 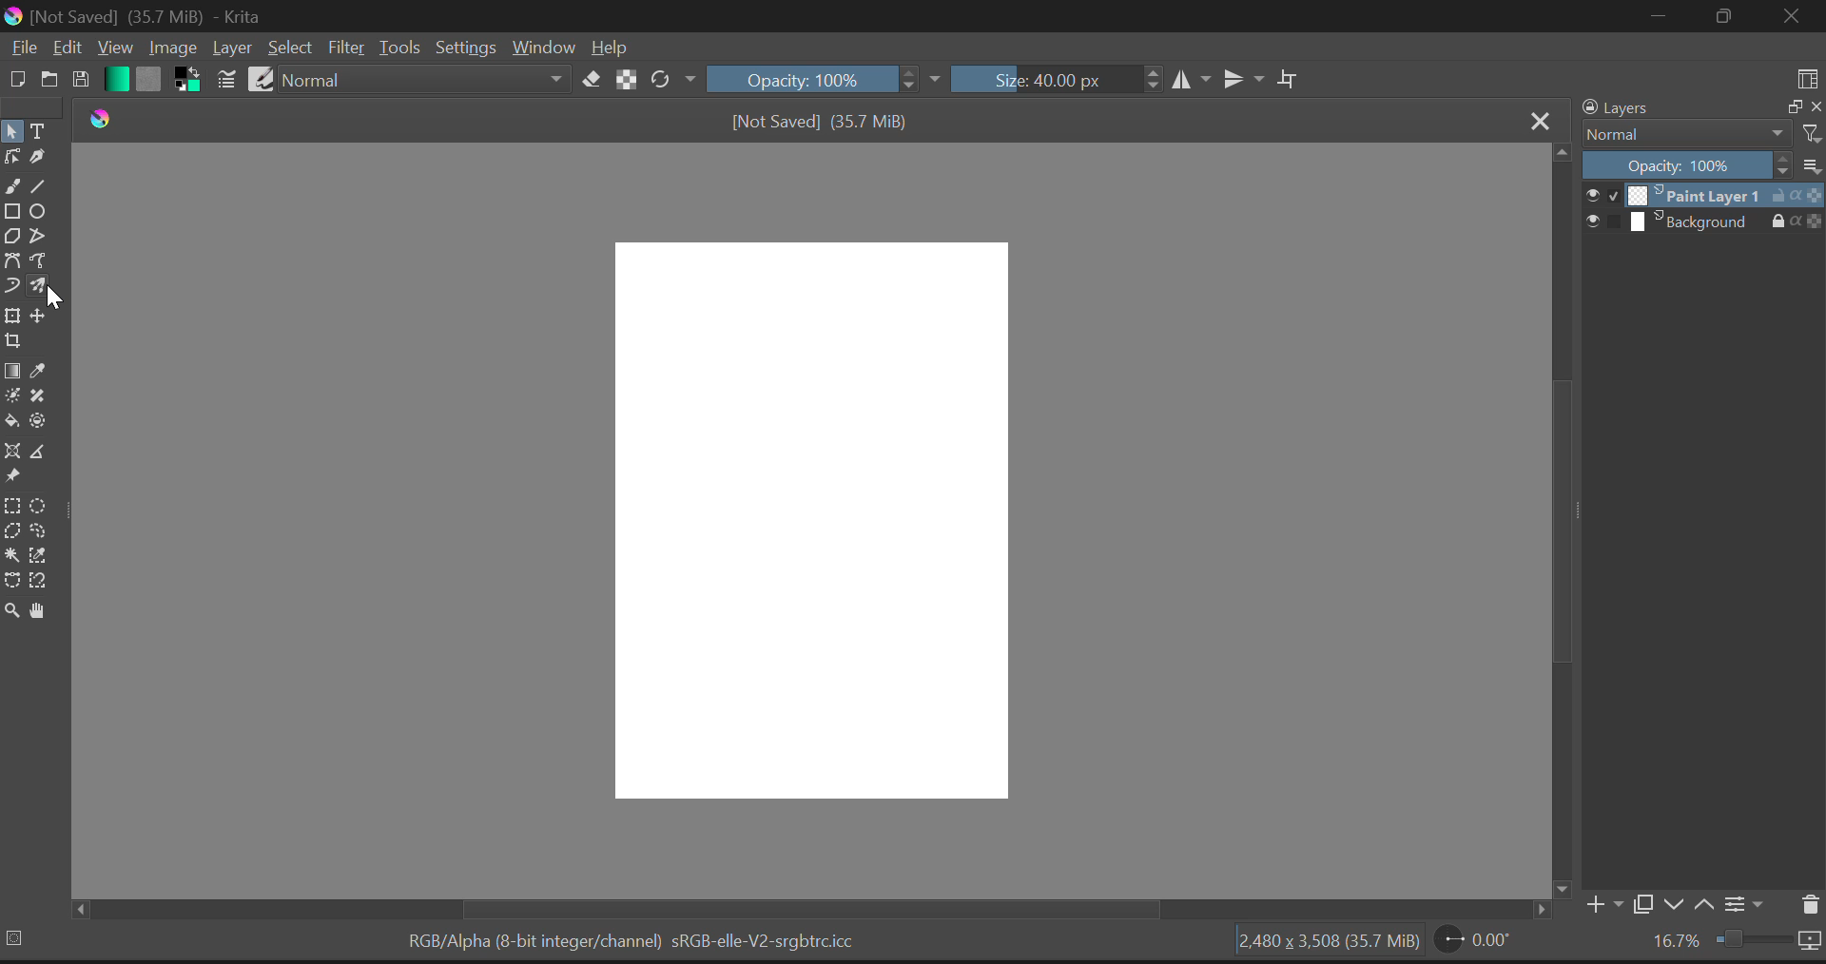 I want to click on RGB/Alpha (8-bit integer/channel) sRGB-elle-V2-srgbtrc.icc, so click(x=630, y=941).